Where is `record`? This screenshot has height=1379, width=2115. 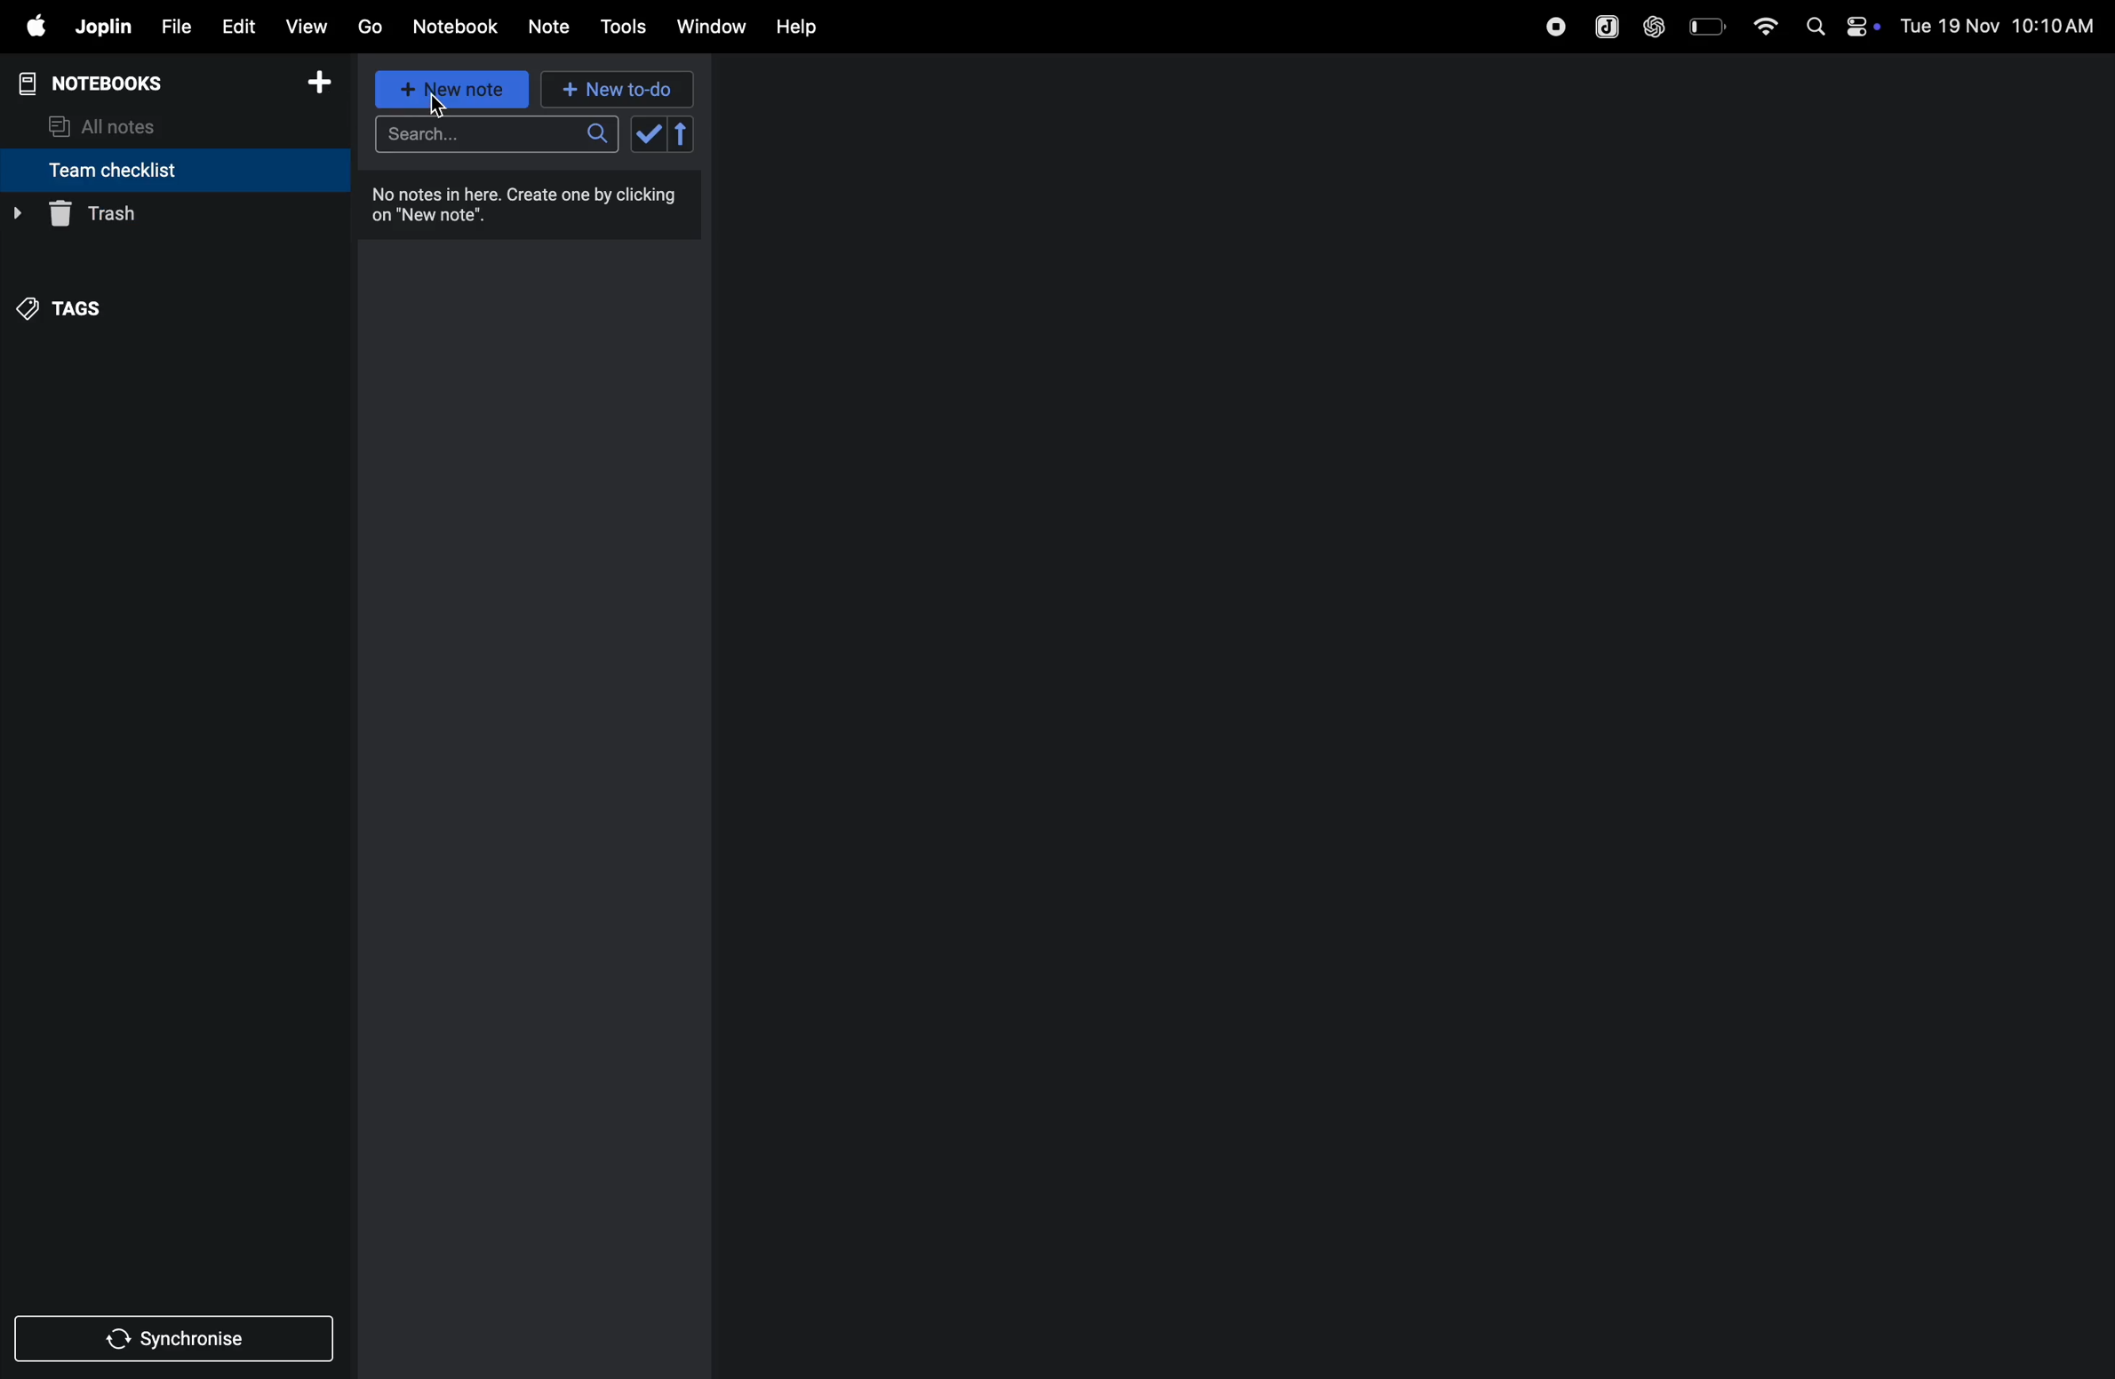 record is located at coordinates (1550, 26).